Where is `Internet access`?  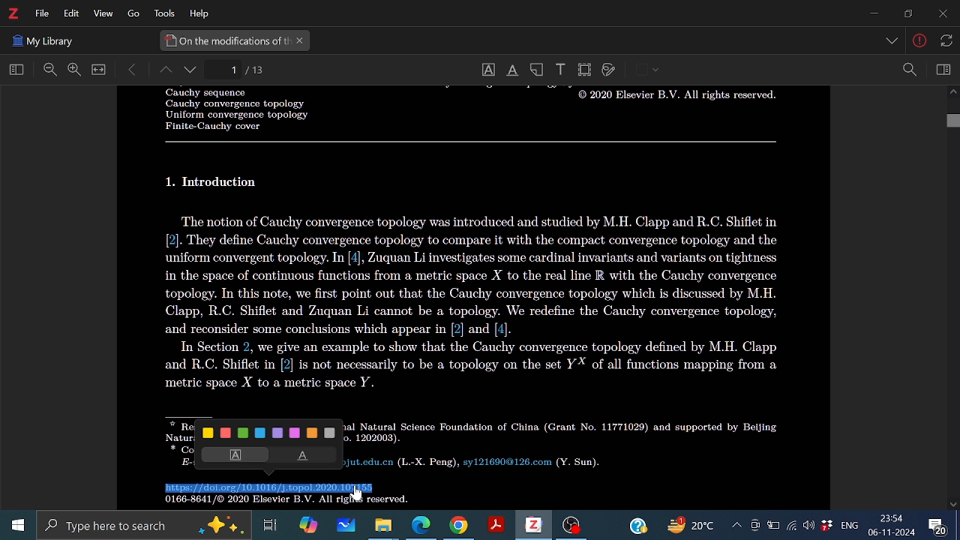
Internet access is located at coordinates (792, 526).